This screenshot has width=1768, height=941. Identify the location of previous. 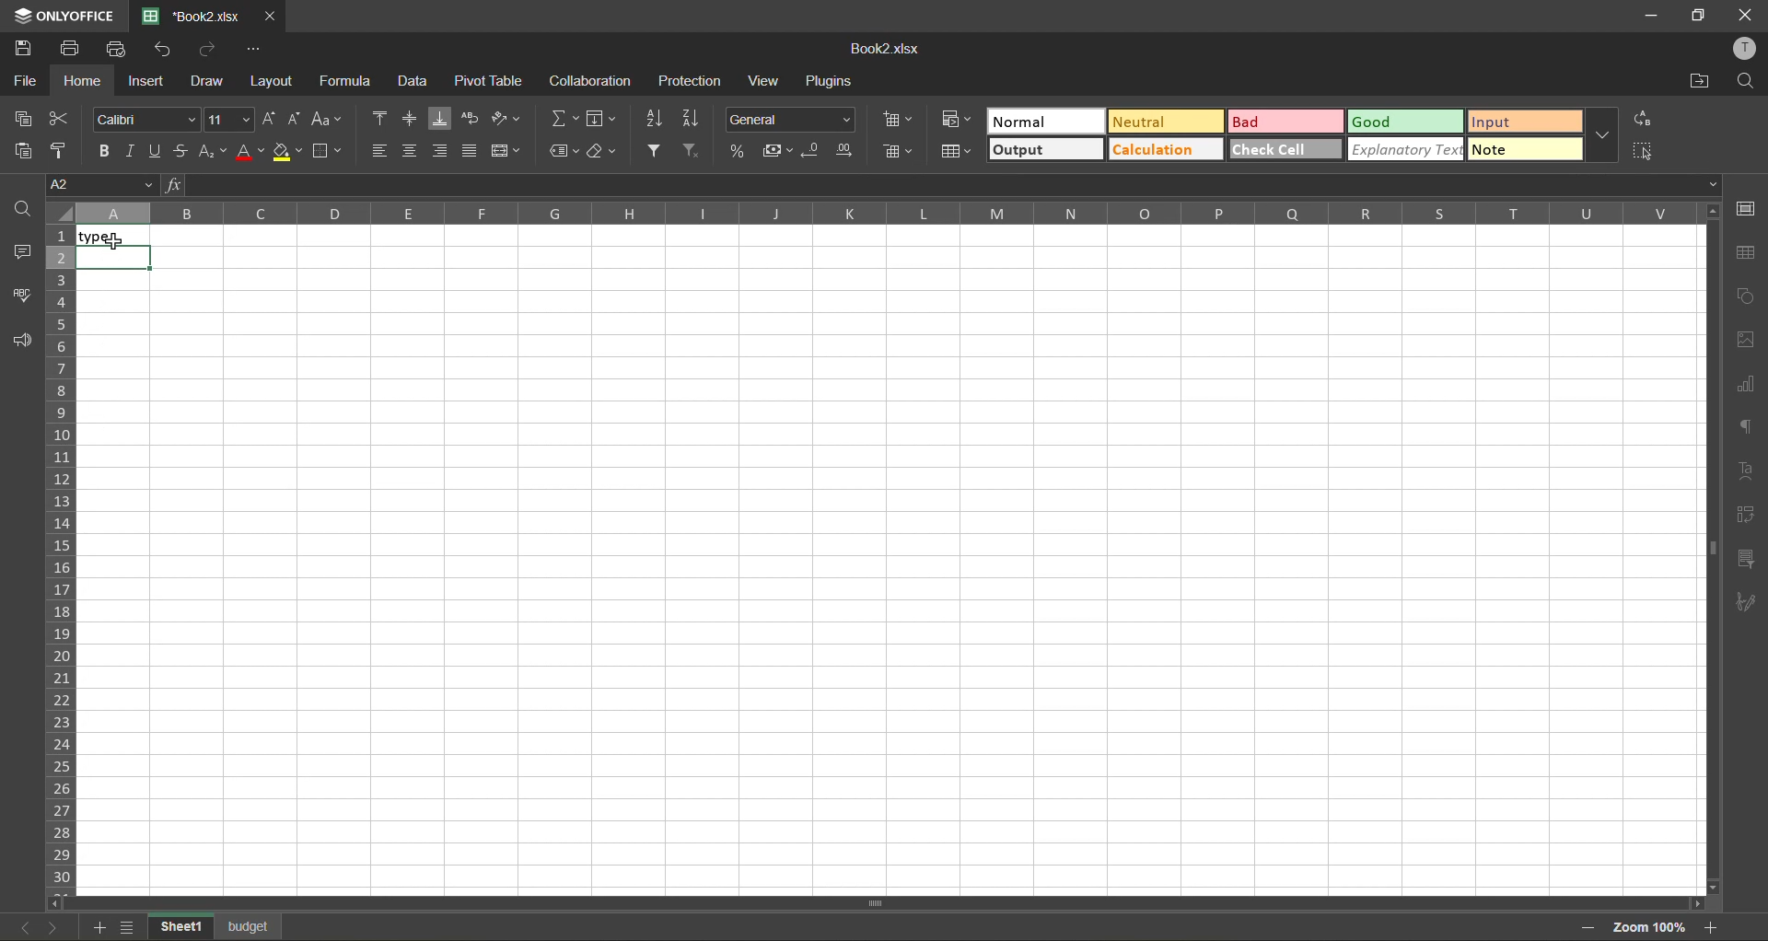
(16, 924).